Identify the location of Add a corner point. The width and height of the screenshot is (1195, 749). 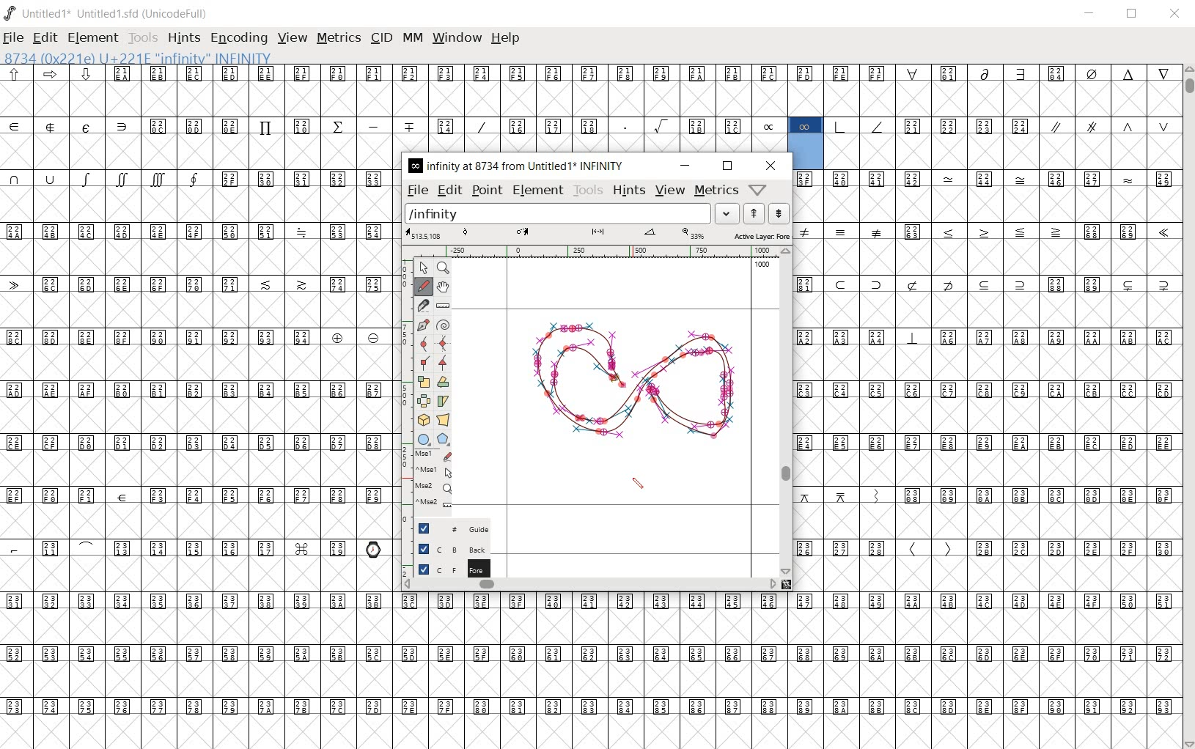
(443, 363).